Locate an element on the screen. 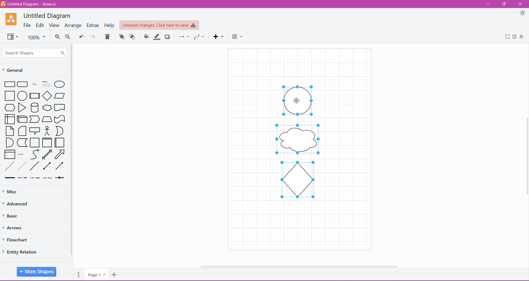 The width and height of the screenshot is (529, 281). Page 1 is located at coordinates (96, 274).